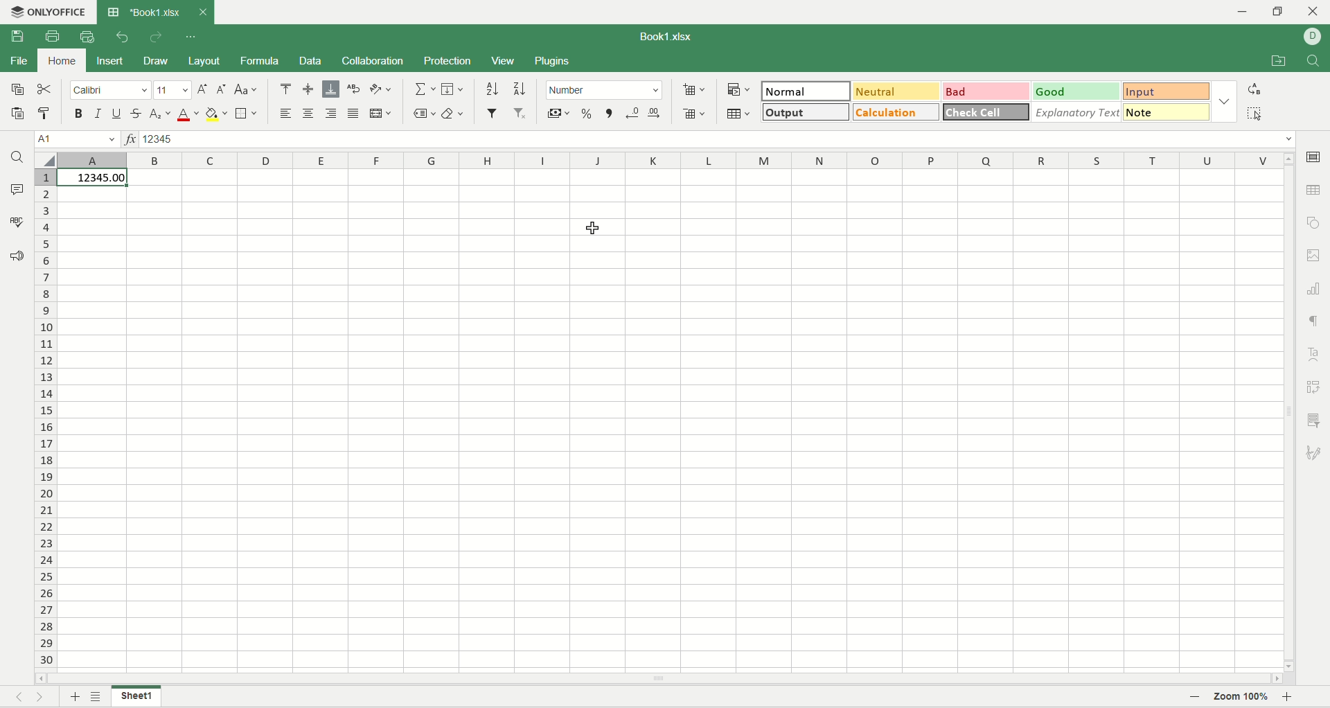 The image size is (1330, 708). I want to click on add sheet, so click(71, 697).